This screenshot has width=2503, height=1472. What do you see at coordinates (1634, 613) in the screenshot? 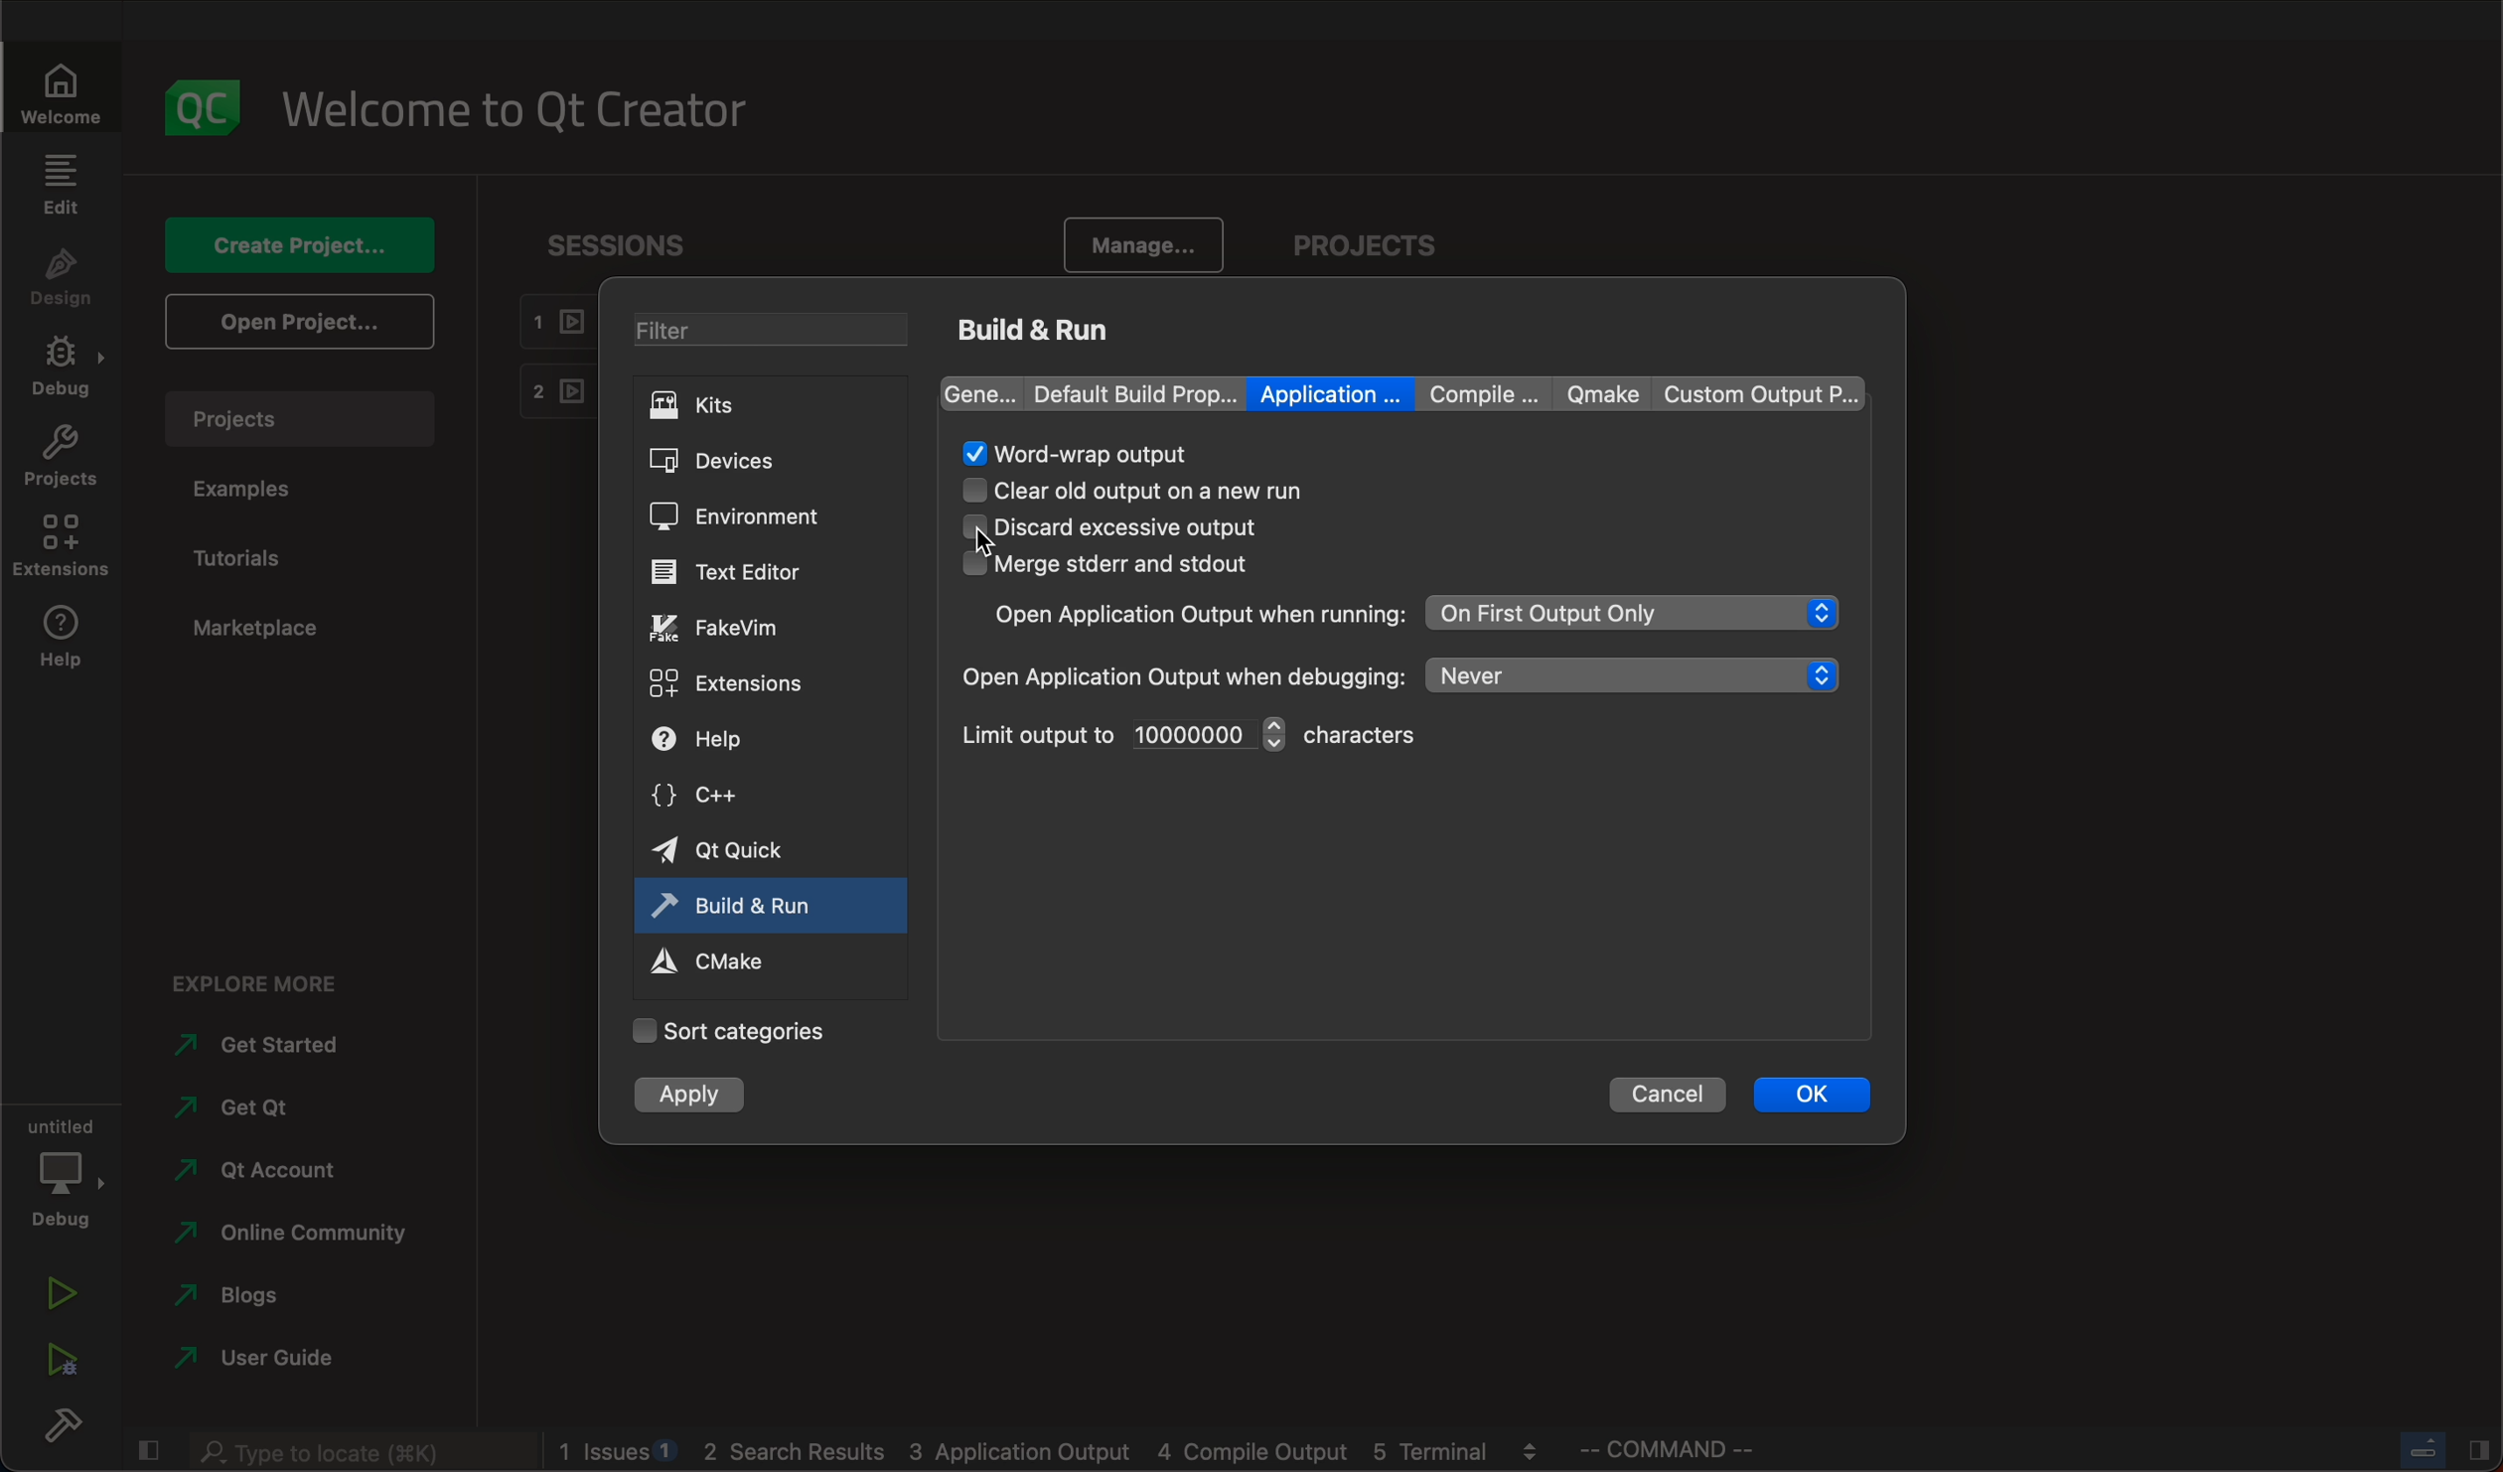
I see `on first output` at bounding box center [1634, 613].